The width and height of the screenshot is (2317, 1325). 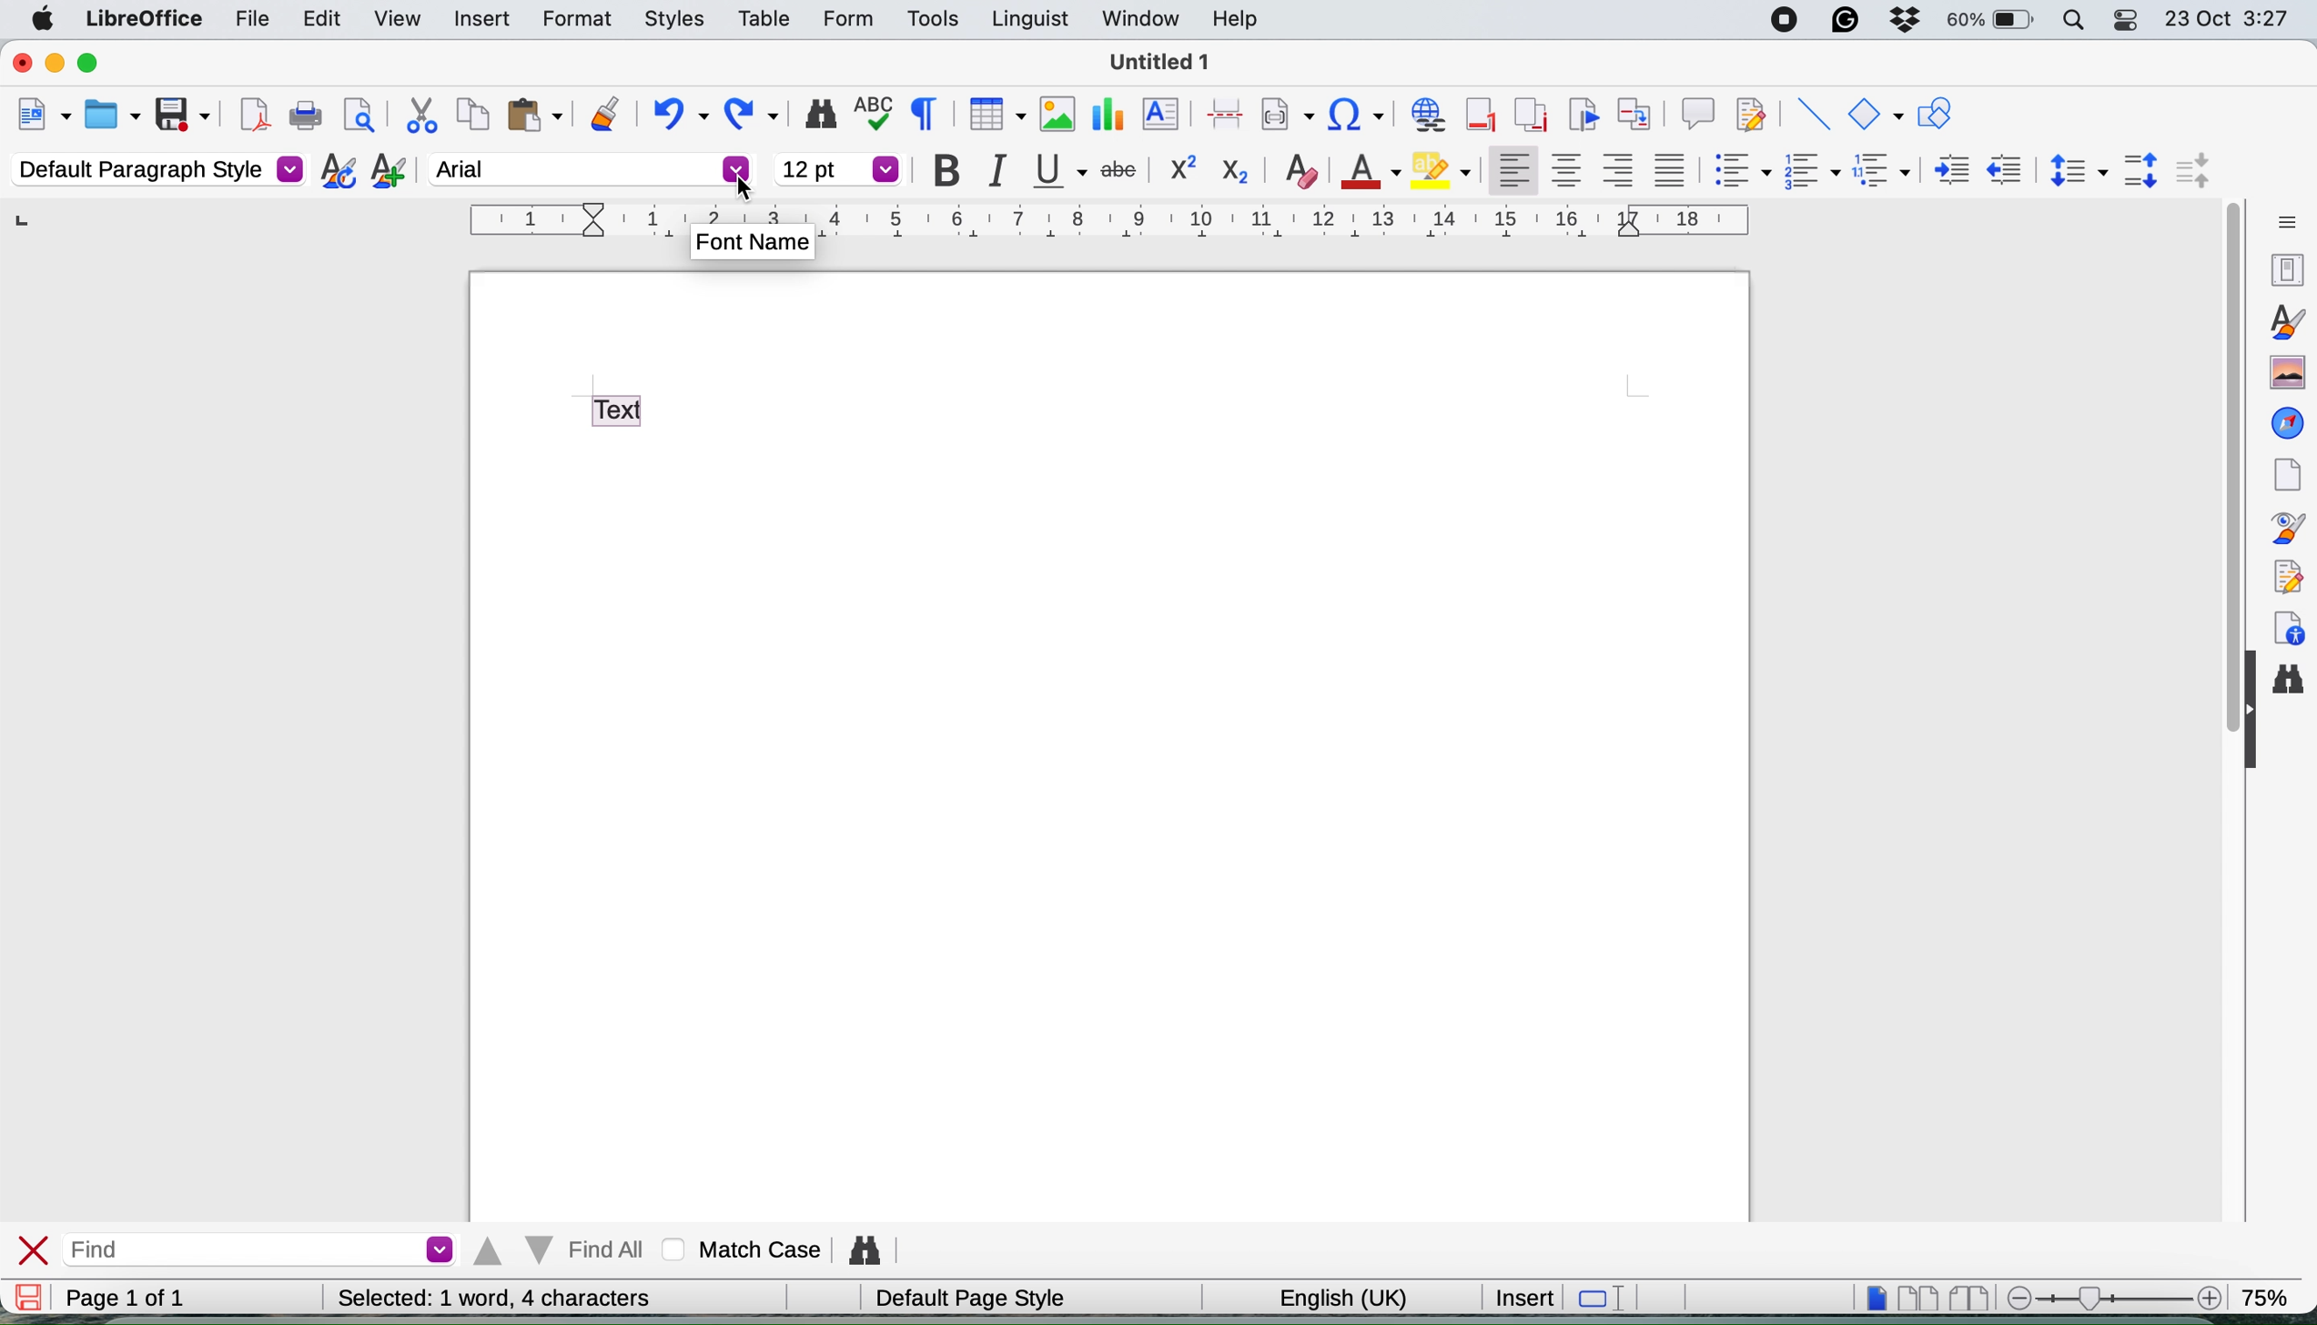 I want to click on spelling, so click(x=870, y=112).